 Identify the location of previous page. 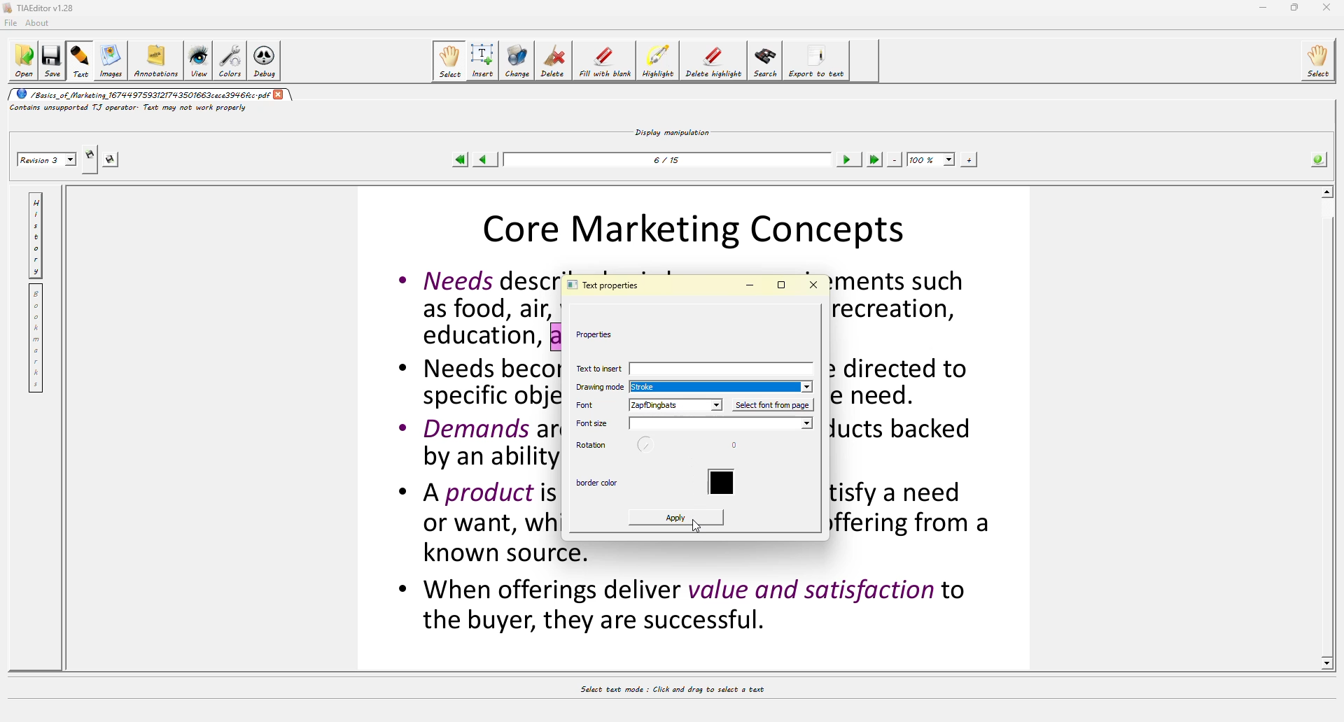
(482, 160).